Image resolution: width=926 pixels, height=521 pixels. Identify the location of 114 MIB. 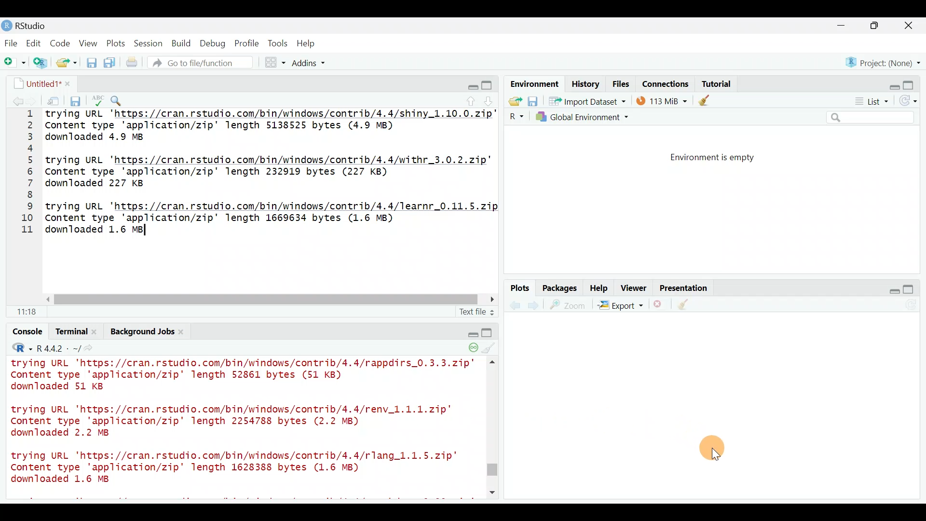
(662, 100).